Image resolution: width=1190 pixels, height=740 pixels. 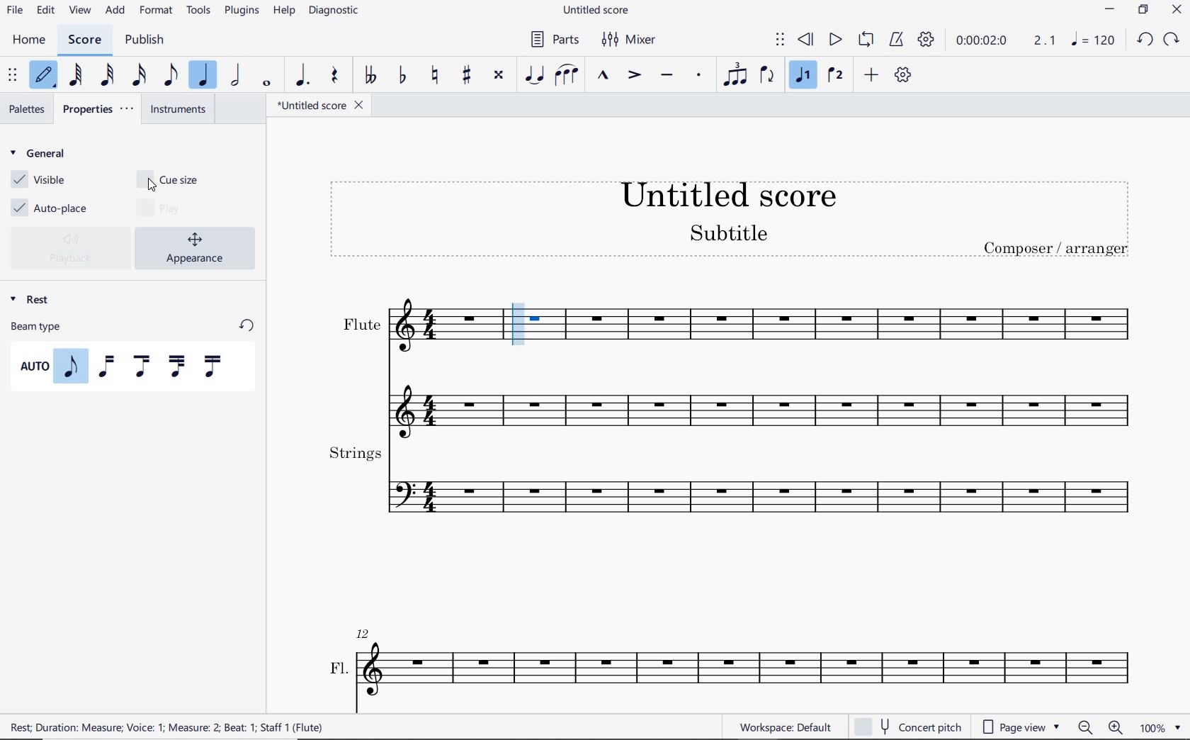 I want to click on TENUTO, so click(x=667, y=74).